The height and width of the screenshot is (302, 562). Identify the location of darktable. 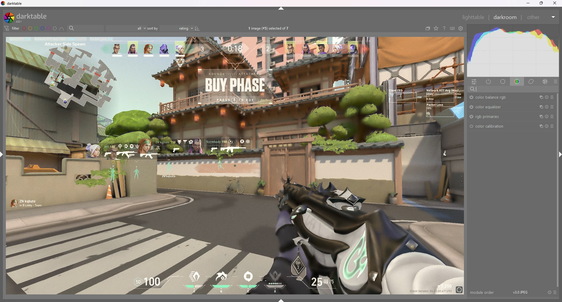
(28, 17).